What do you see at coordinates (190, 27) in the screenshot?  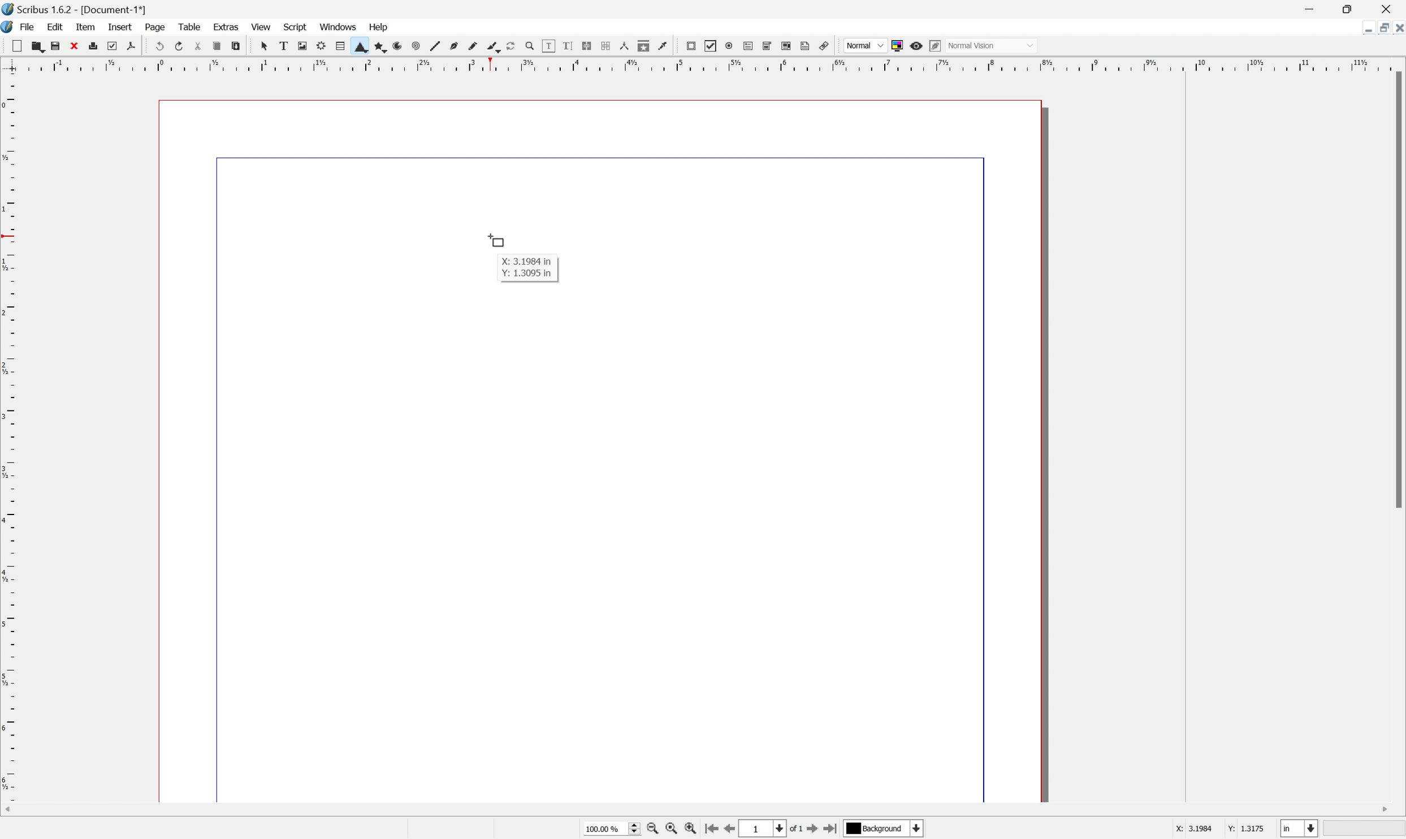 I see `Table` at bounding box center [190, 27].